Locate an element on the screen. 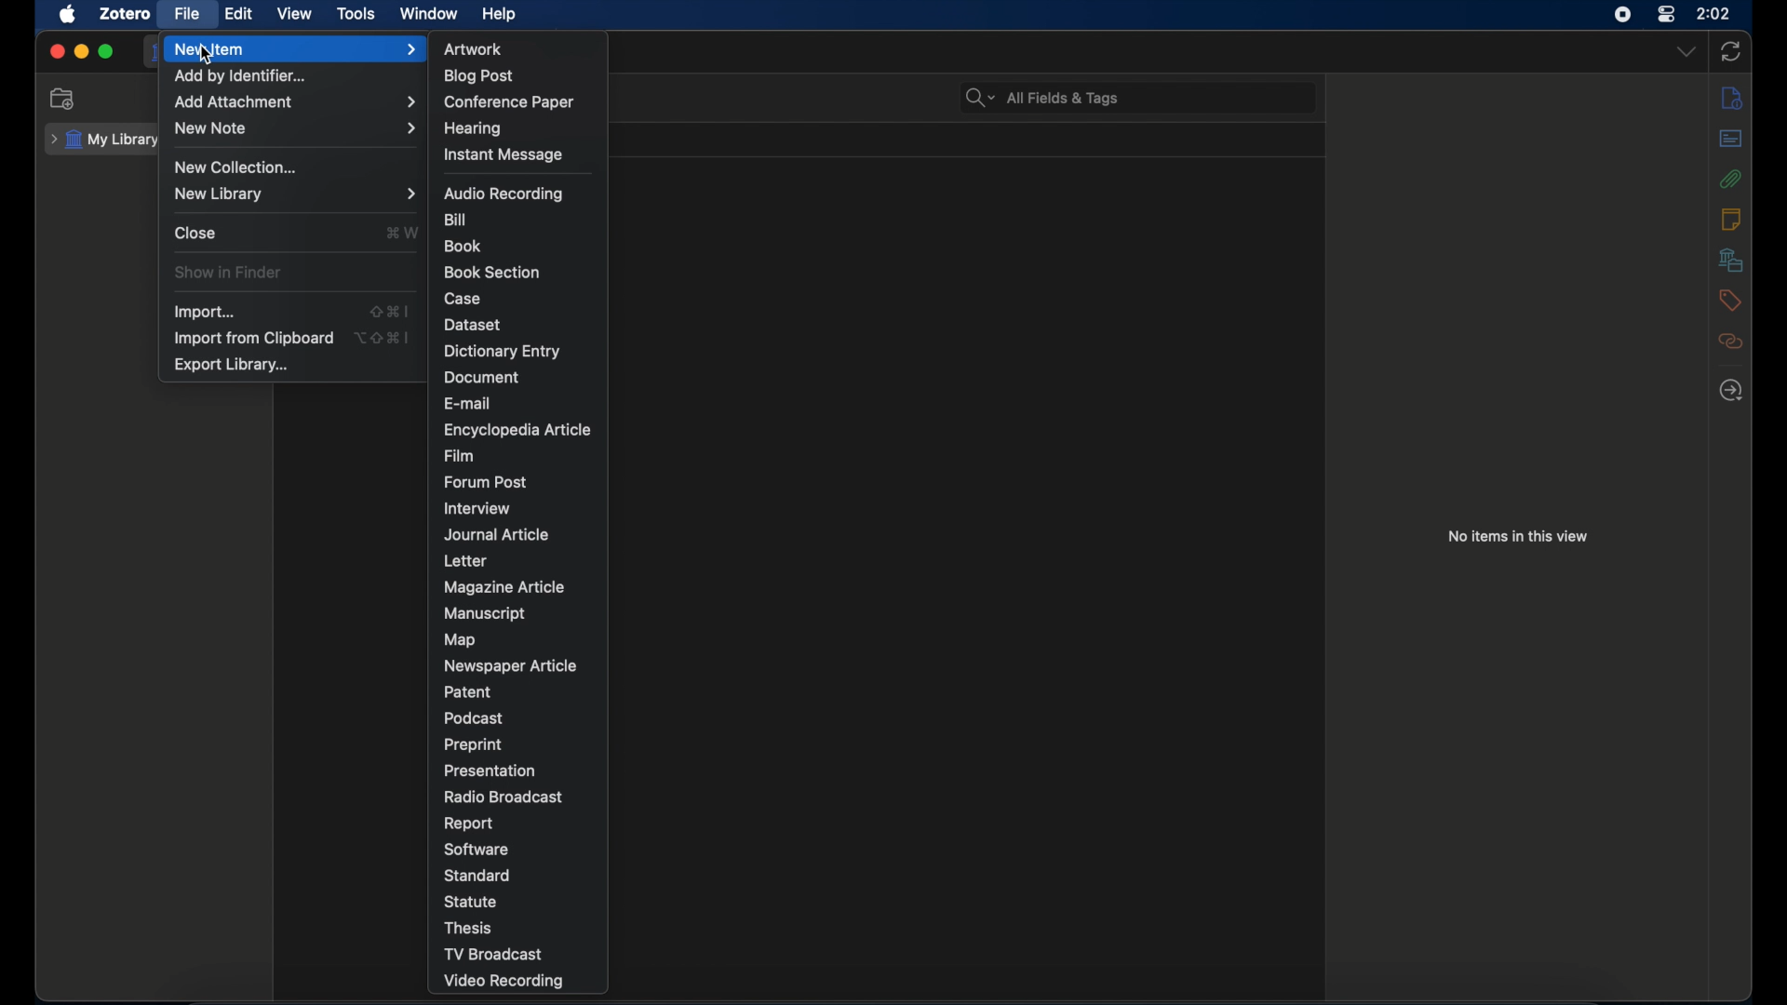  new collection is located at coordinates (238, 167).